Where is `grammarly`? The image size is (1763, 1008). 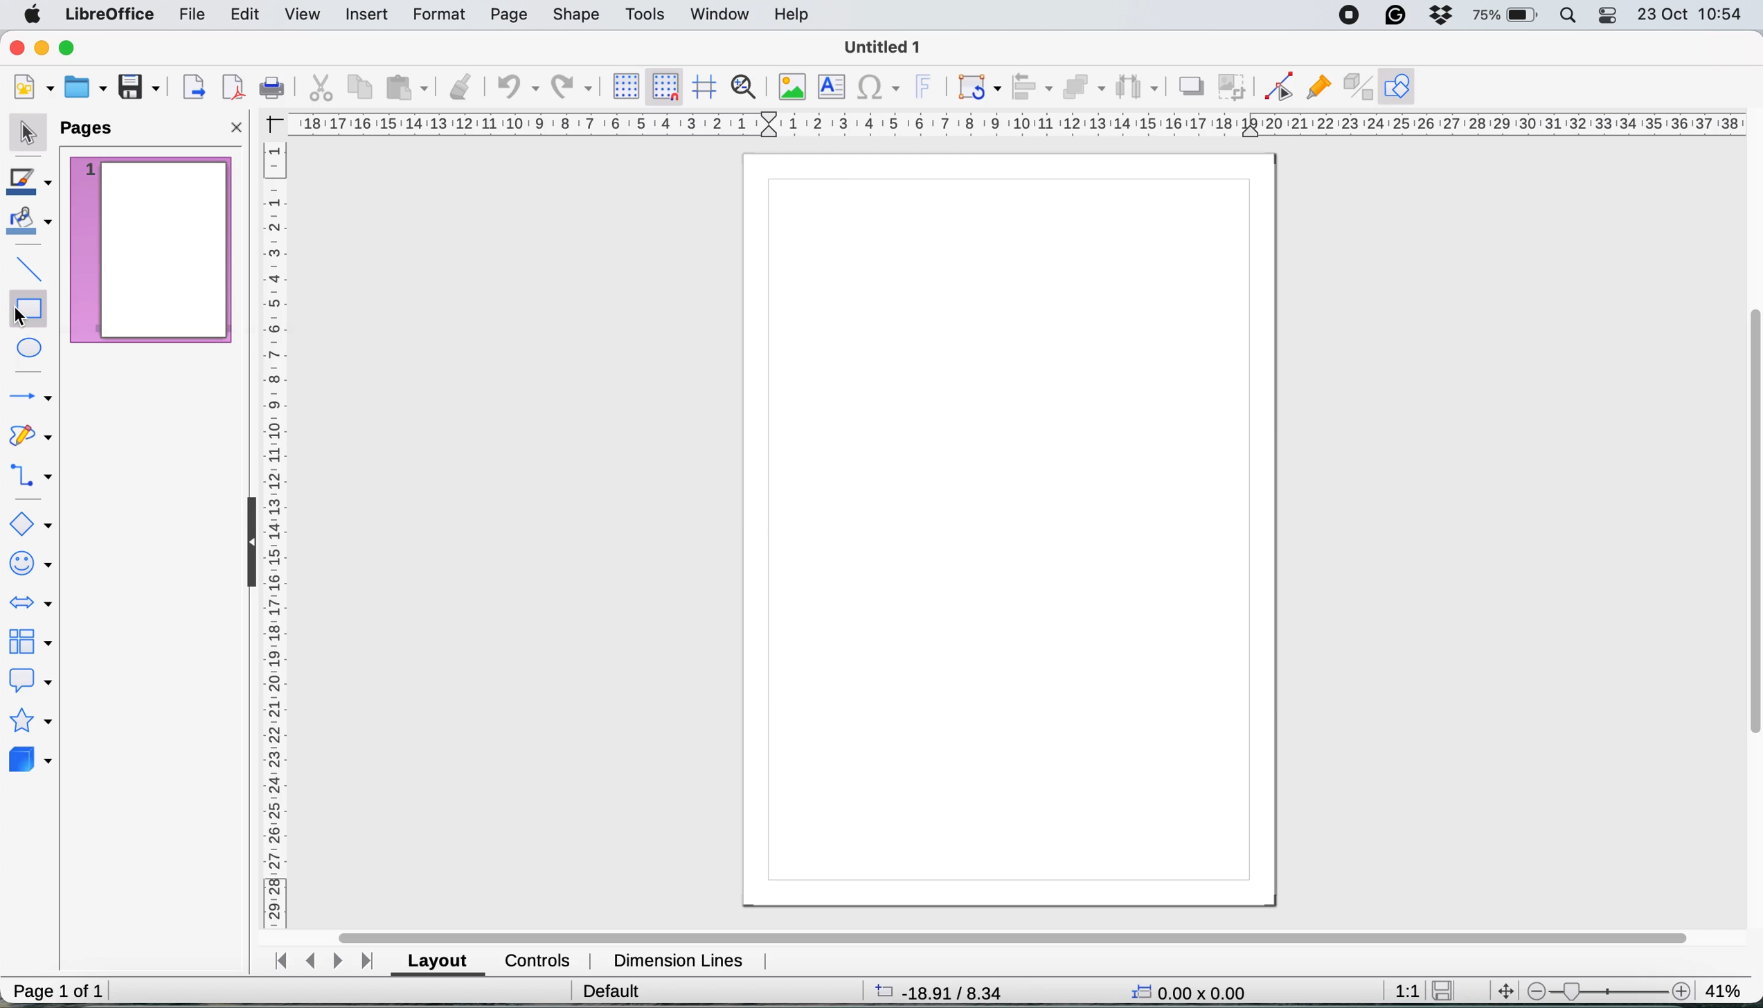
grammarly is located at coordinates (1395, 15).